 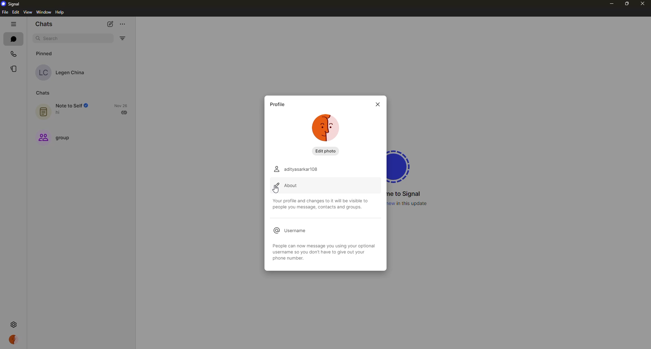 I want to click on note to self, so click(x=64, y=109).